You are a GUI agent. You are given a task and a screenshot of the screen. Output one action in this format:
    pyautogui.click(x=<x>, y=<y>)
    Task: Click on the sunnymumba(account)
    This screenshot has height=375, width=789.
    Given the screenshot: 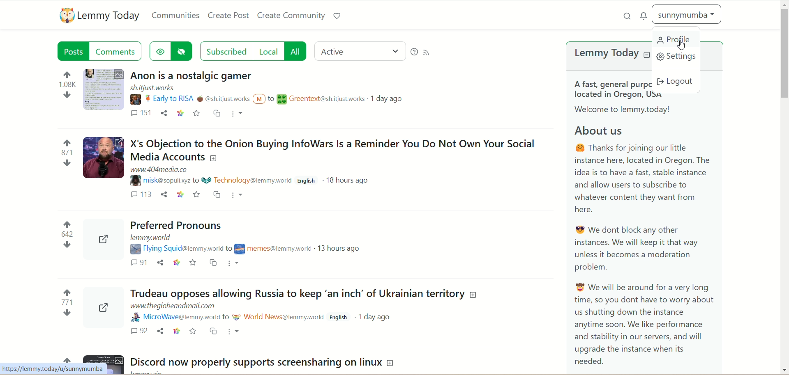 What is the action you would take?
    pyautogui.click(x=690, y=16)
    